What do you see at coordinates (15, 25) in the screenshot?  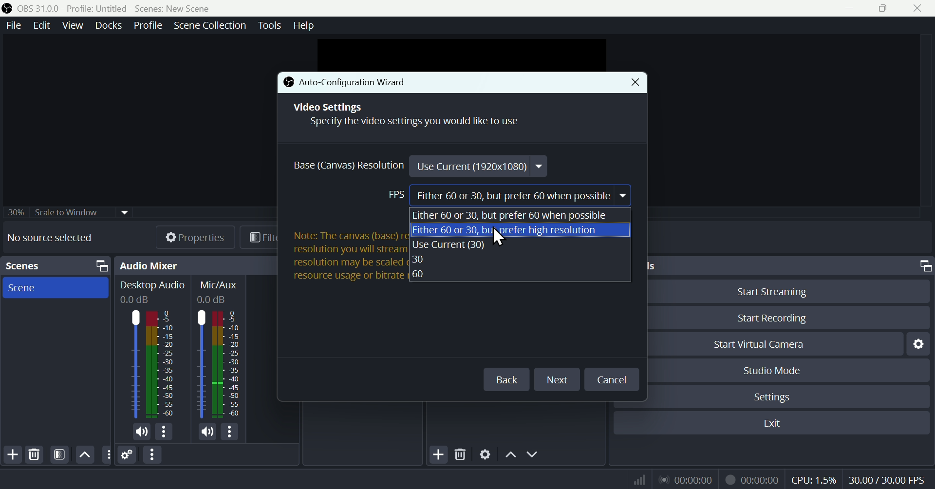 I see `File` at bounding box center [15, 25].